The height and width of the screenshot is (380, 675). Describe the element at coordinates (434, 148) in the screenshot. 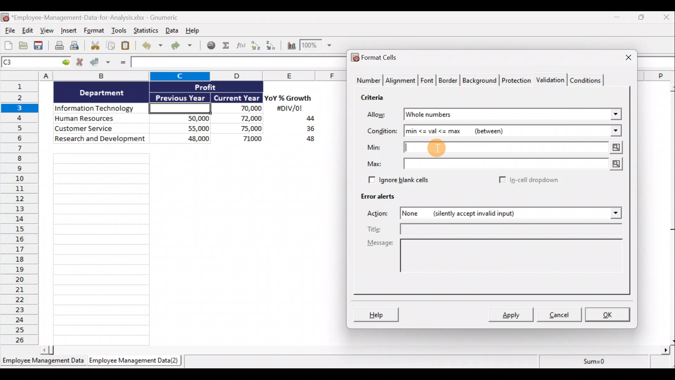

I see `Cursor` at that location.